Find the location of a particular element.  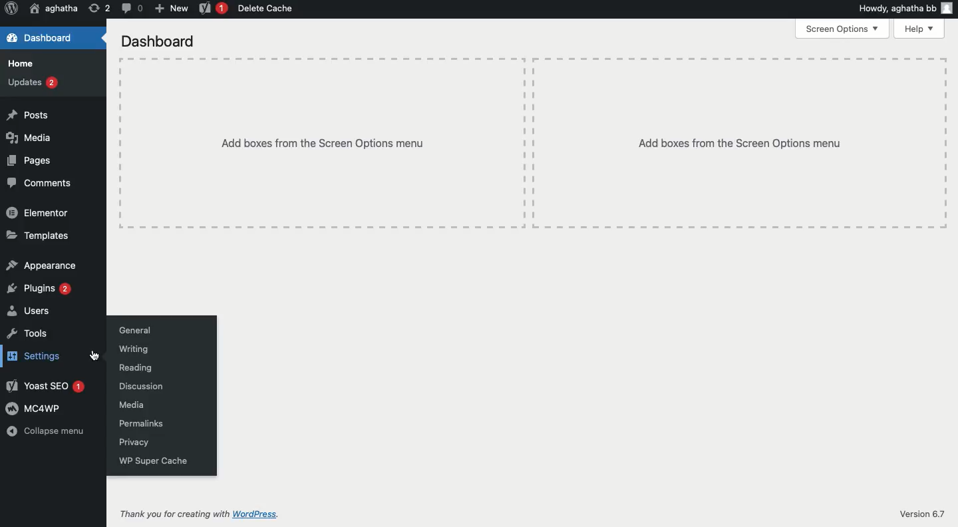

Privacy is located at coordinates (131, 443).